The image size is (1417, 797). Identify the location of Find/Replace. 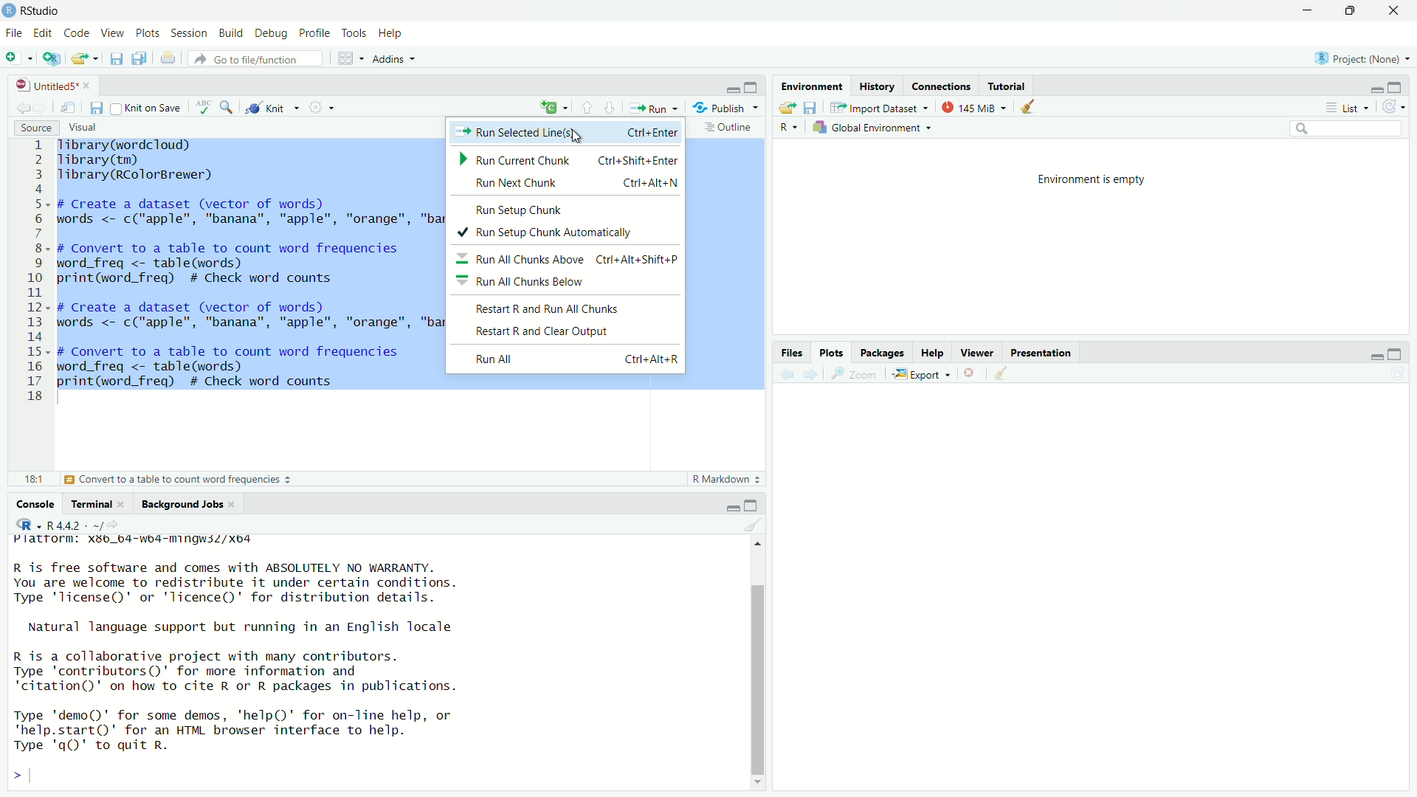
(225, 106).